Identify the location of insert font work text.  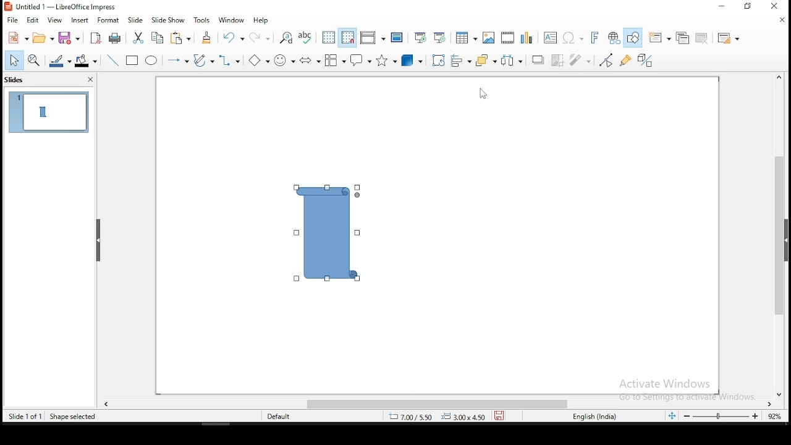
(595, 38).